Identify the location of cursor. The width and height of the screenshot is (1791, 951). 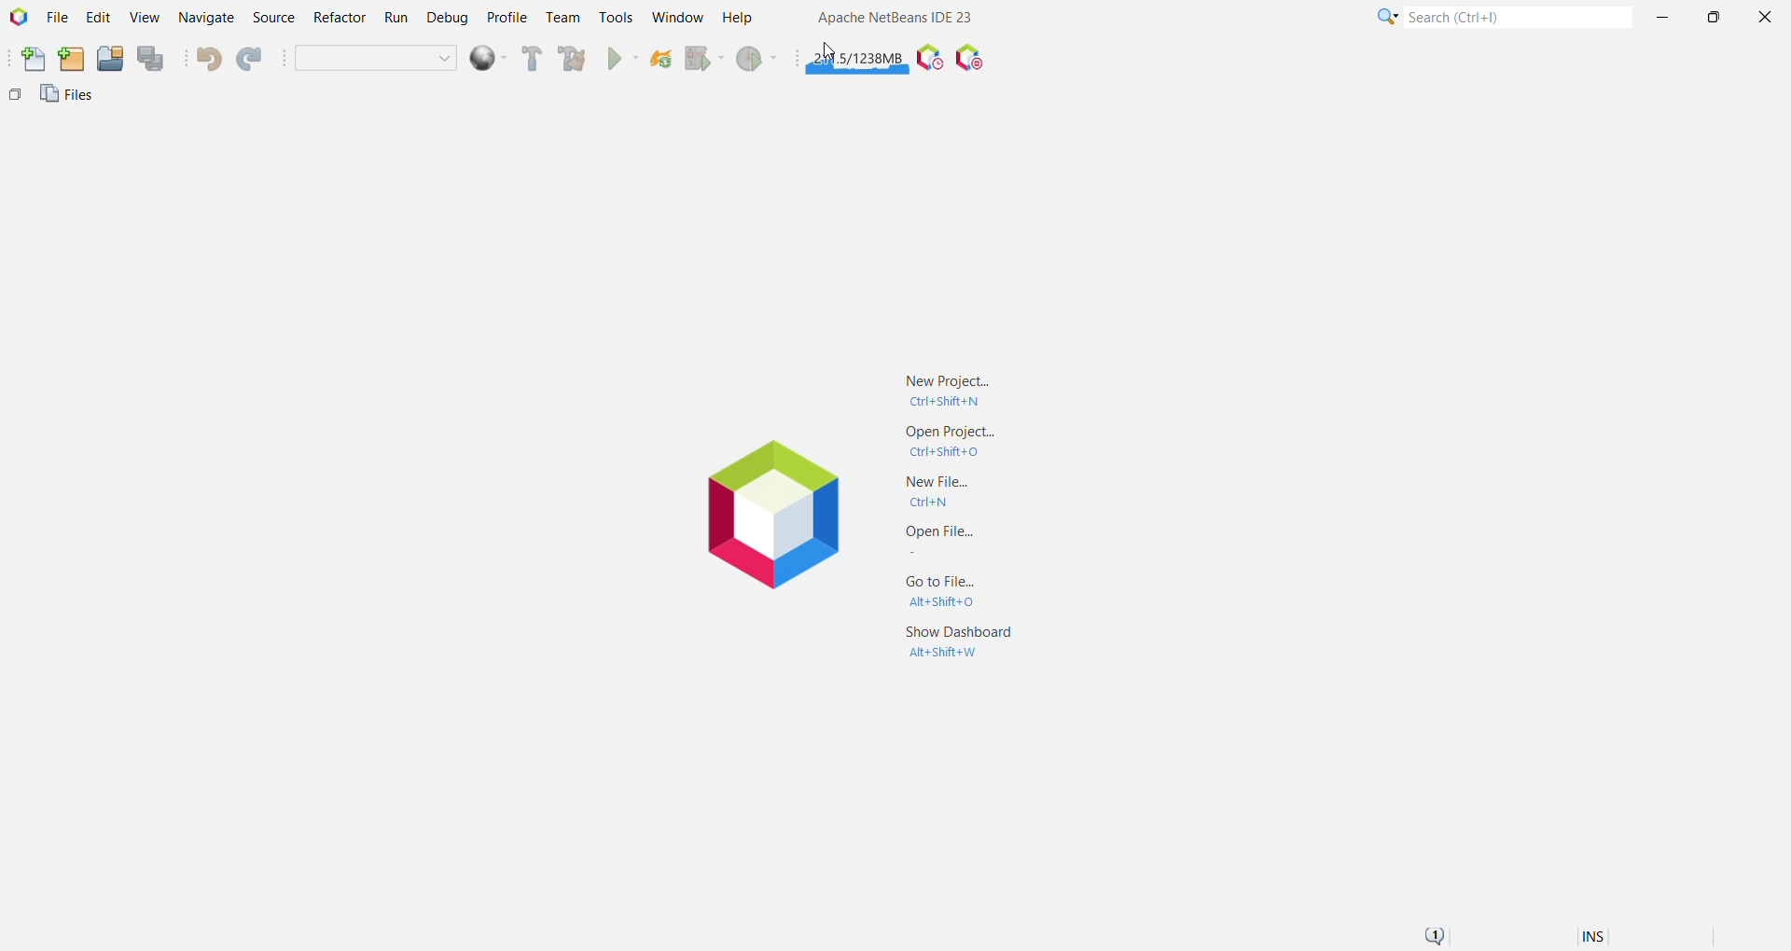
(616, 24).